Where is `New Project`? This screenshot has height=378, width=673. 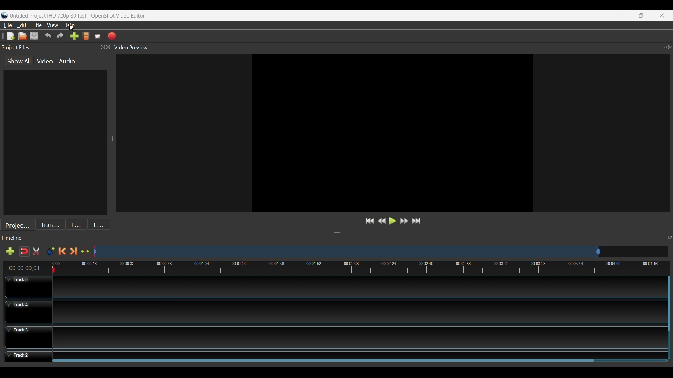 New Project is located at coordinates (9, 36).